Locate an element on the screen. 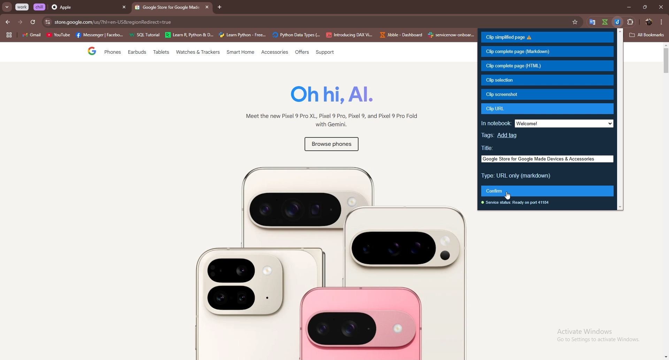  clip url is located at coordinates (548, 109).